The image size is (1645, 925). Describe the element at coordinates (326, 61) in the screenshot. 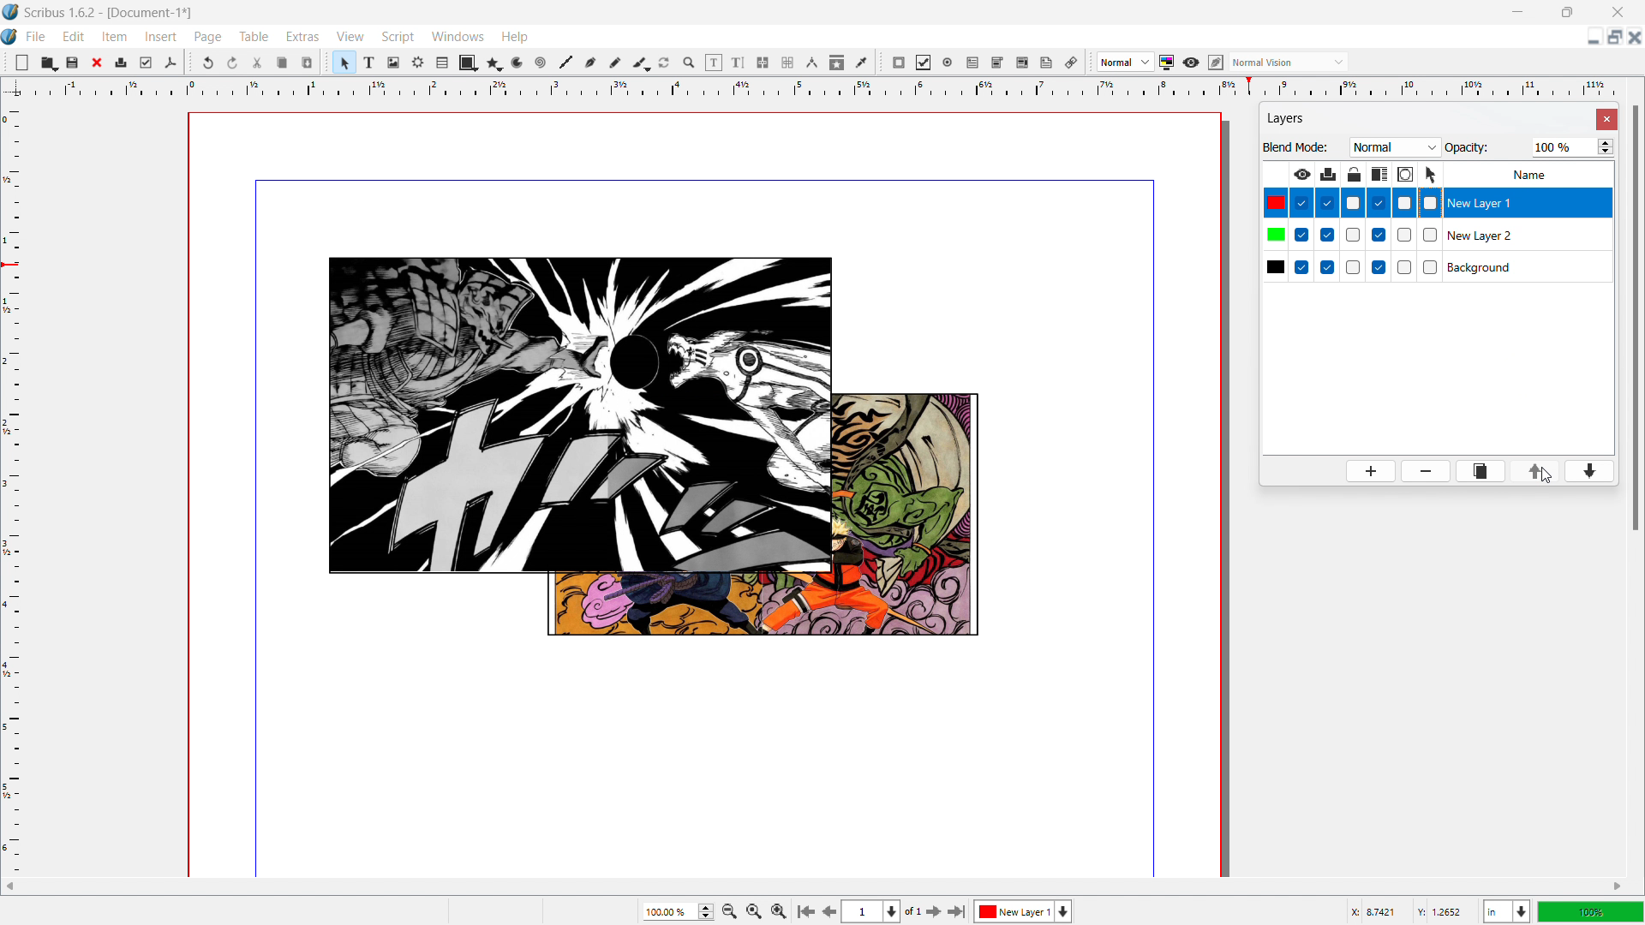

I see `move toolbox` at that location.